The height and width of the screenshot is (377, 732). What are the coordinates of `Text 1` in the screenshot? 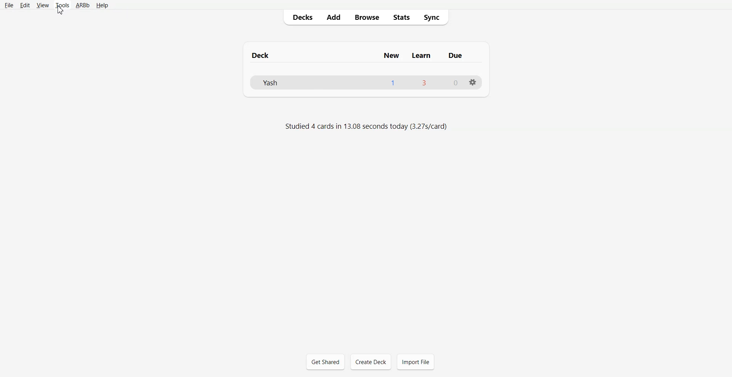 It's located at (362, 55).